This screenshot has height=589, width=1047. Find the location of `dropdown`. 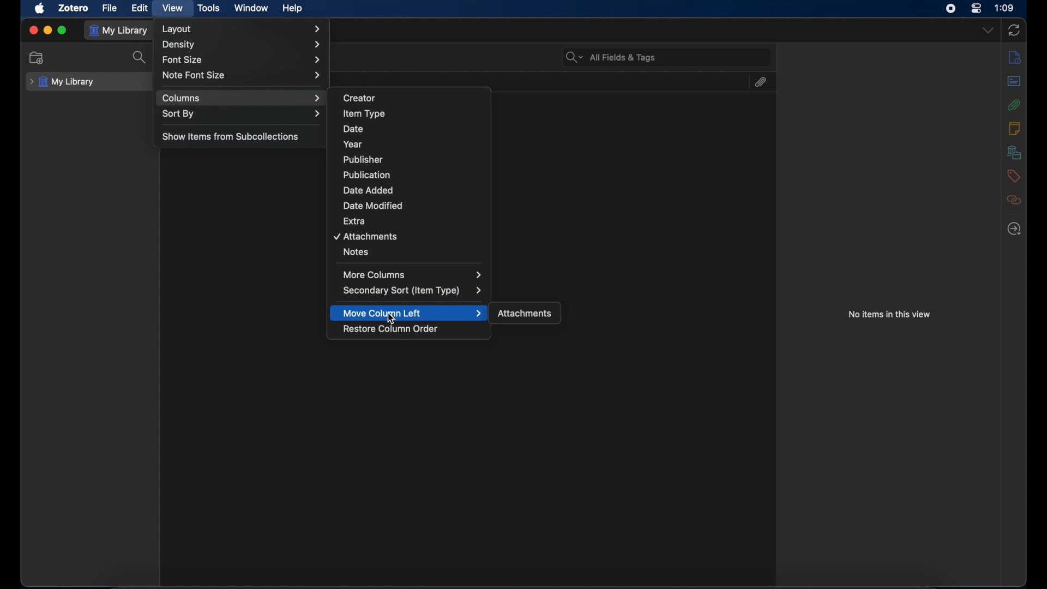

dropdown is located at coordinates (988, 30).